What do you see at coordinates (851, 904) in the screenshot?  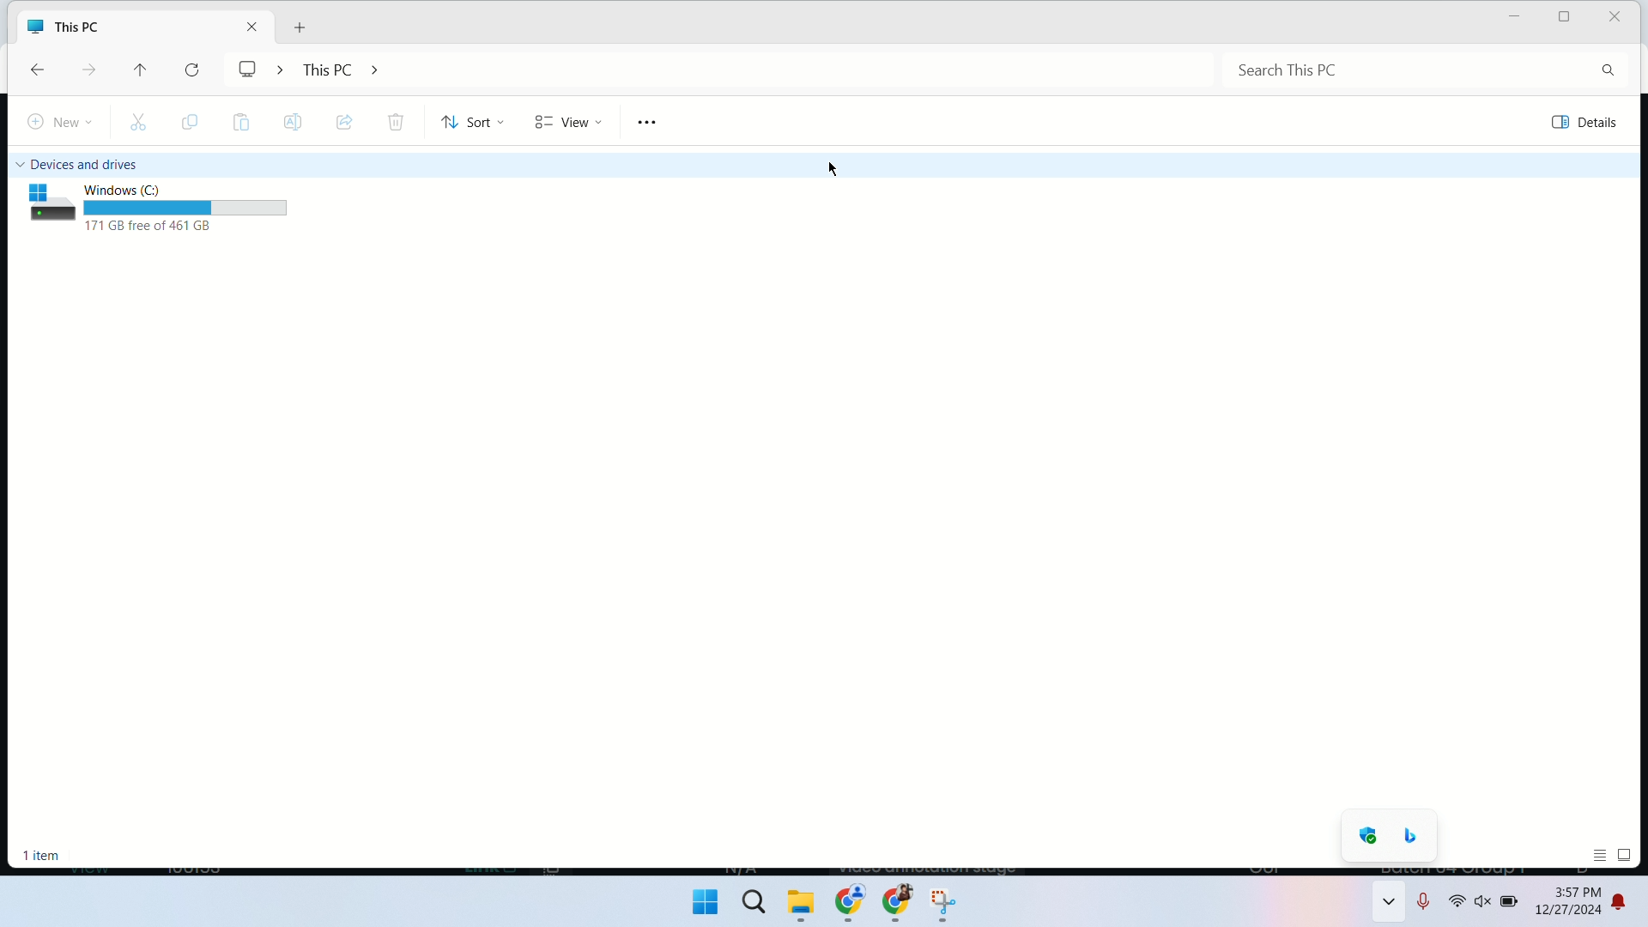 I see `chrome` at bounding box center [851, 904].